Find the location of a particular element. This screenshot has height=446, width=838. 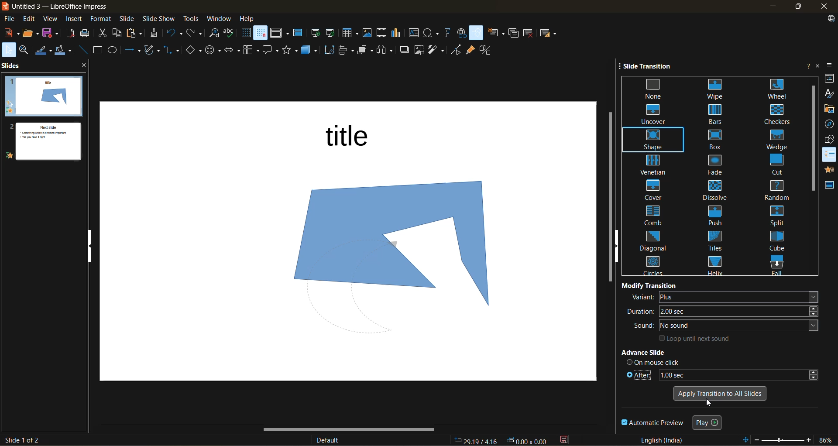

insert framework text is located at coordinates (448, 34).